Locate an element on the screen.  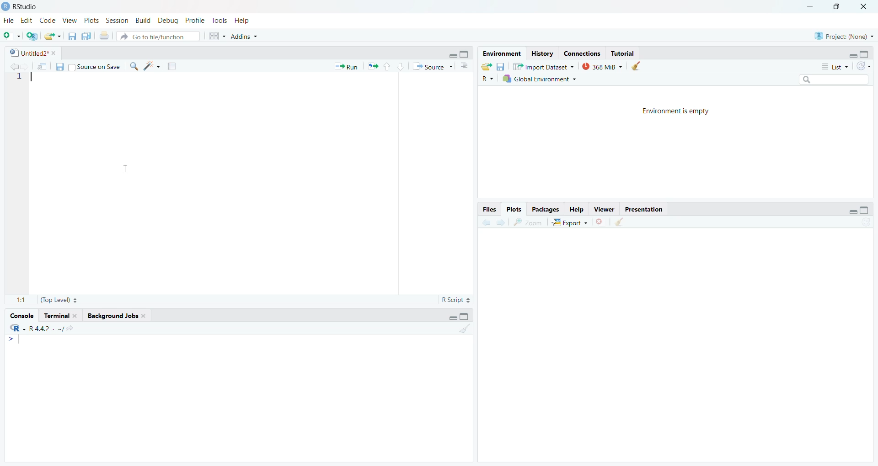
RStudio is located at coordinates (22, 7).